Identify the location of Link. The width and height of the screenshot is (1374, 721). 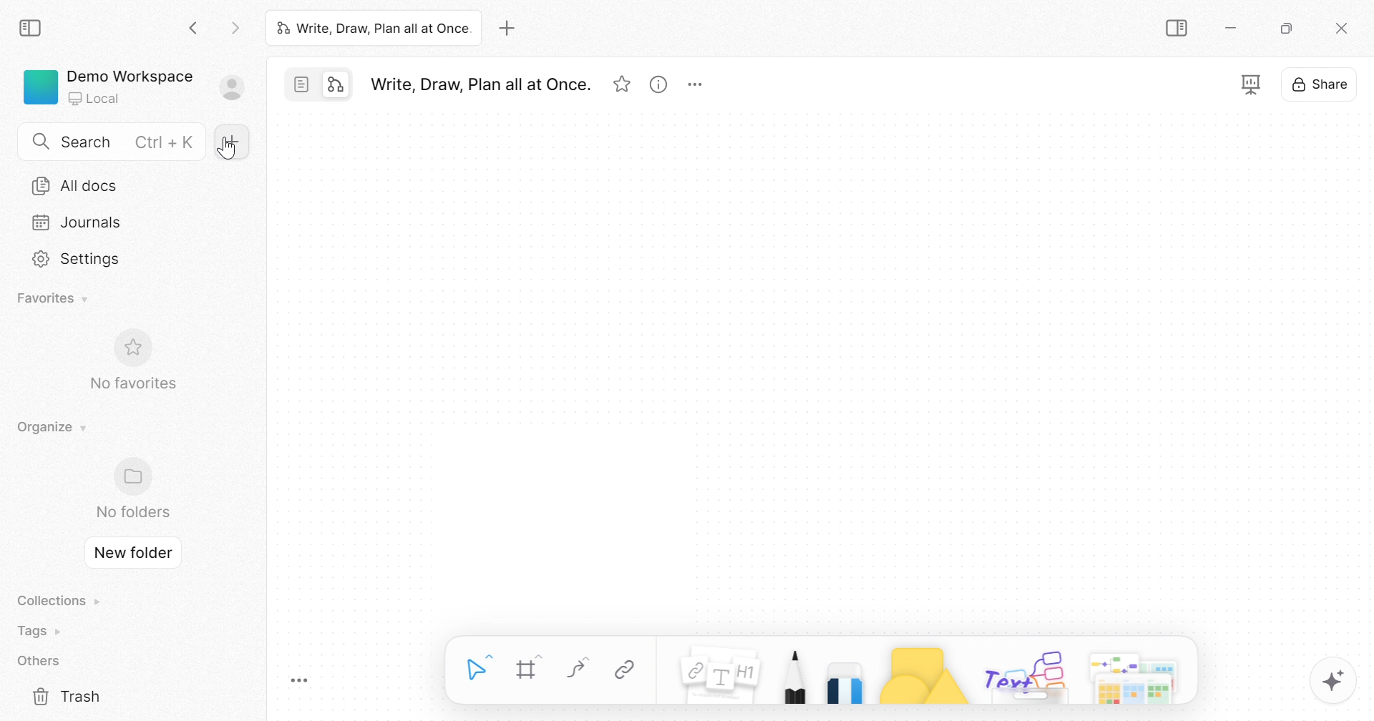
(625, 670).